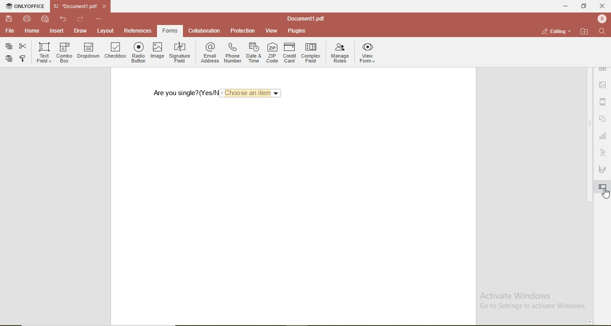  Describe the element at coordinates (585, 7) in the screenshot. I see `restore` at that location.